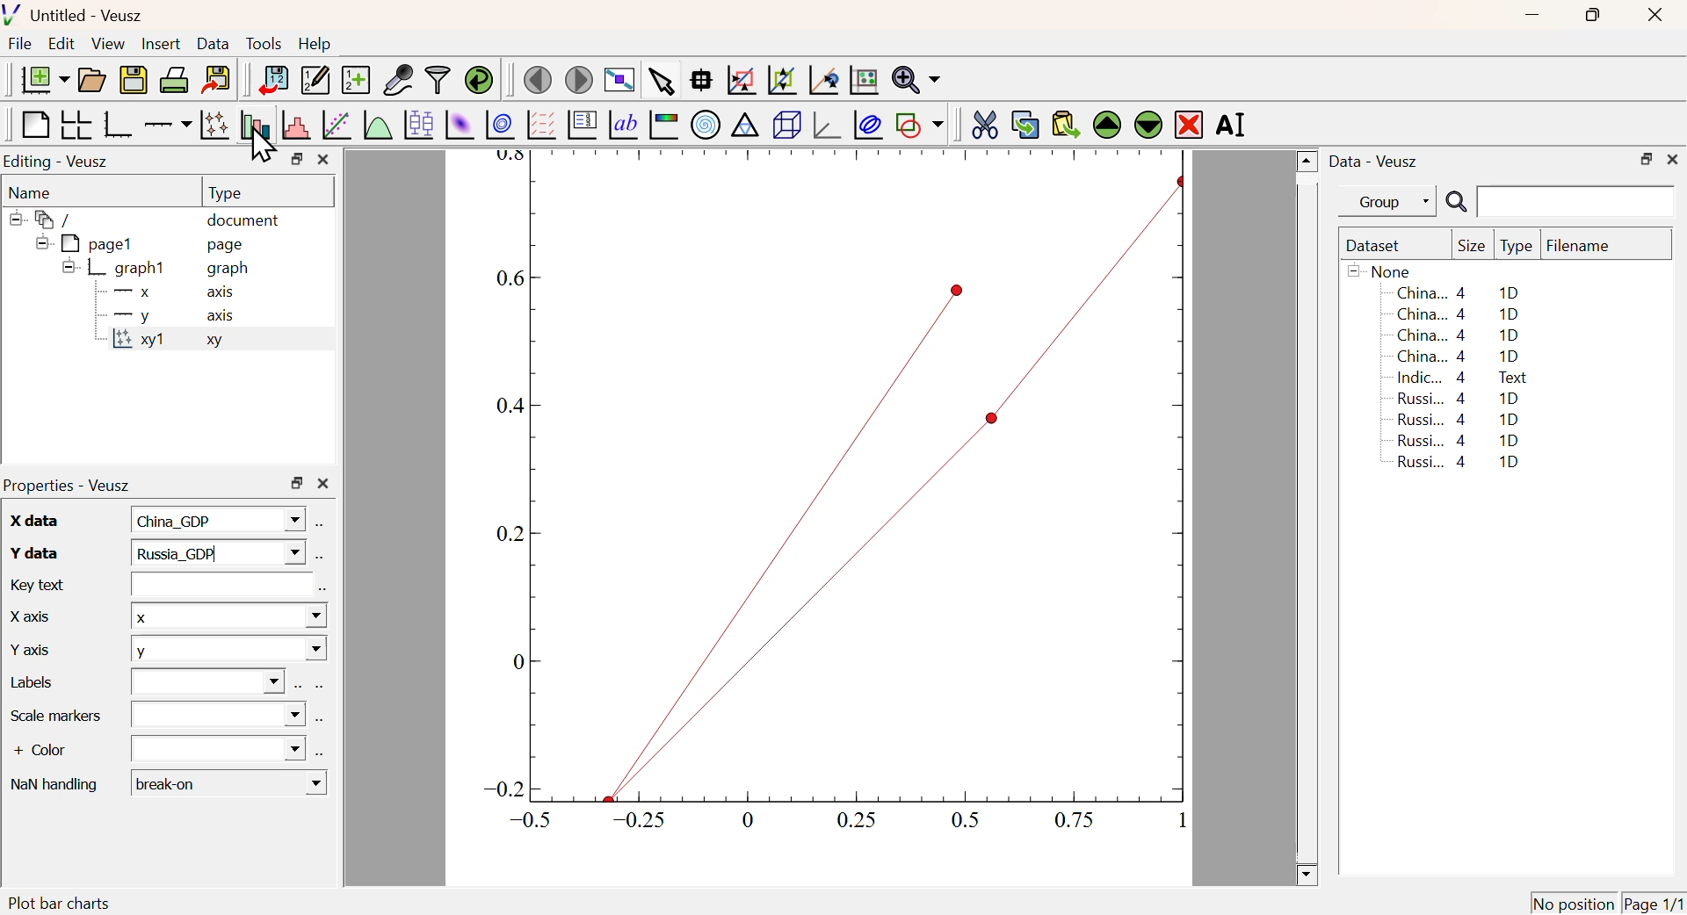 This screenshot has height=915, width=1687. What do you see at coordinates (1109, 126) in the screenshot?
I see `Move Up` at bounding box center [1109, 126].